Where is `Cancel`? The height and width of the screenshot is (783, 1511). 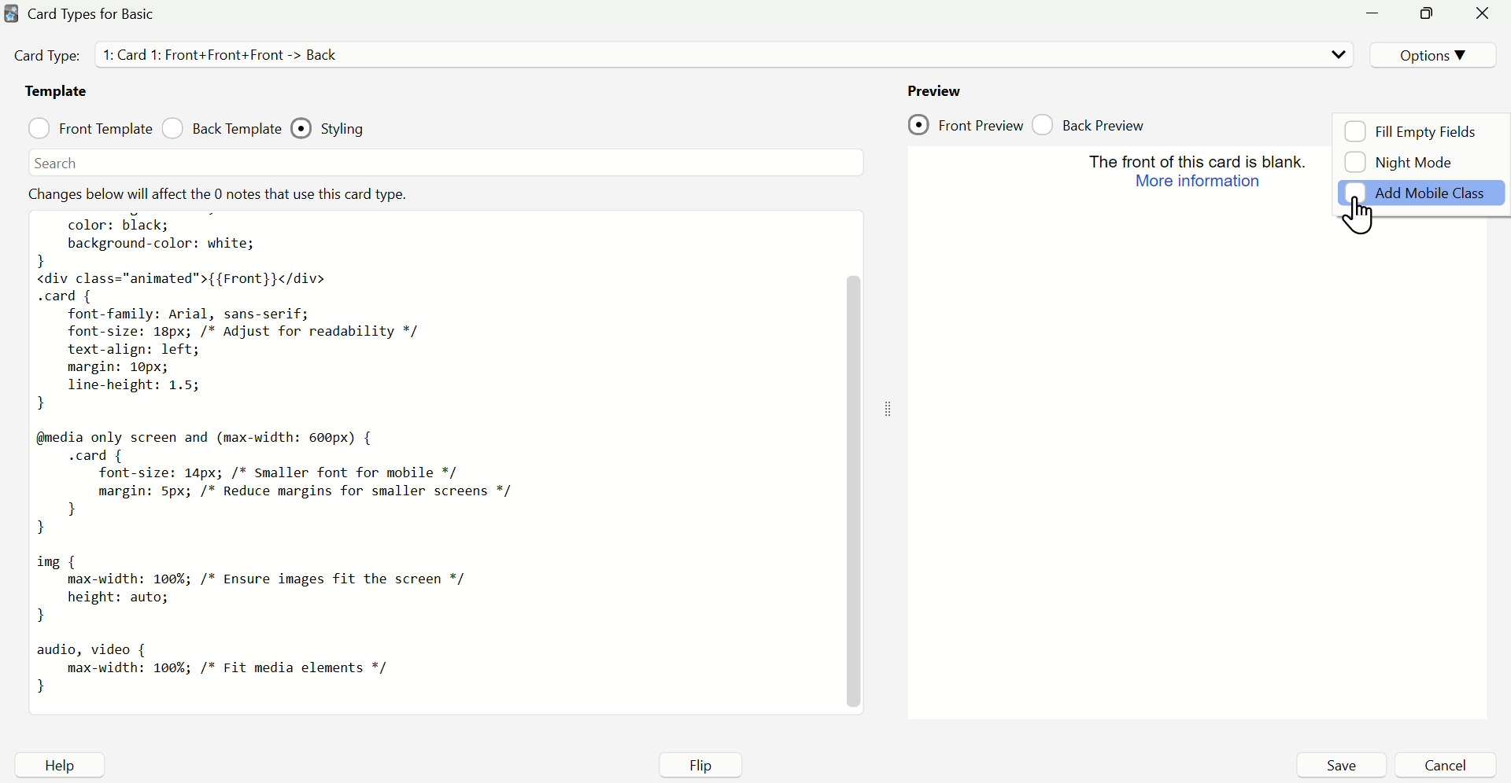
Cancel is located at coordinates (1446, 765).